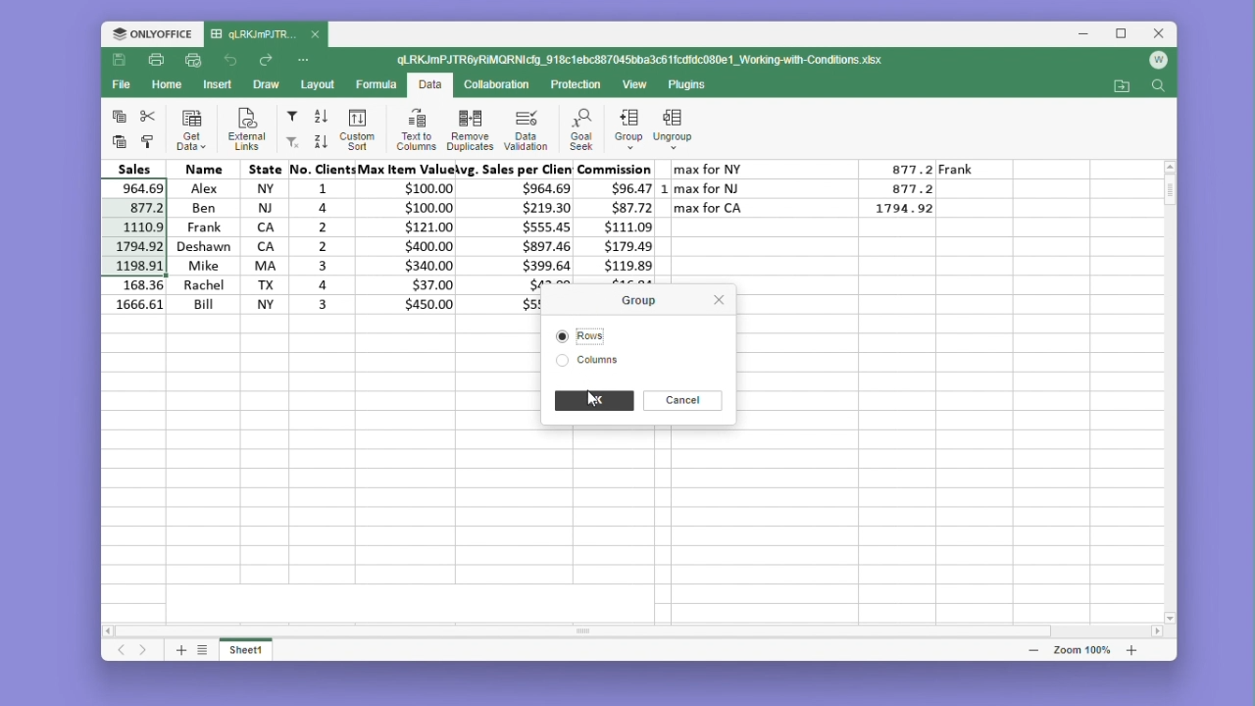 The width and height of the screenshot is (1255, 706). What do you see at coordinates (413, 245) in the screenshot?
I see `Data` at bounding box center [413, 245].